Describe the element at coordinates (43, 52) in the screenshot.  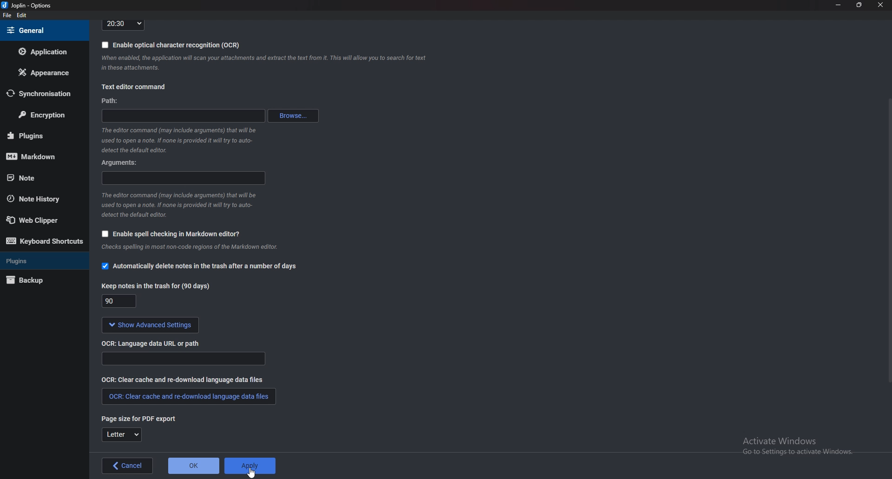
I see `Application` at that location.